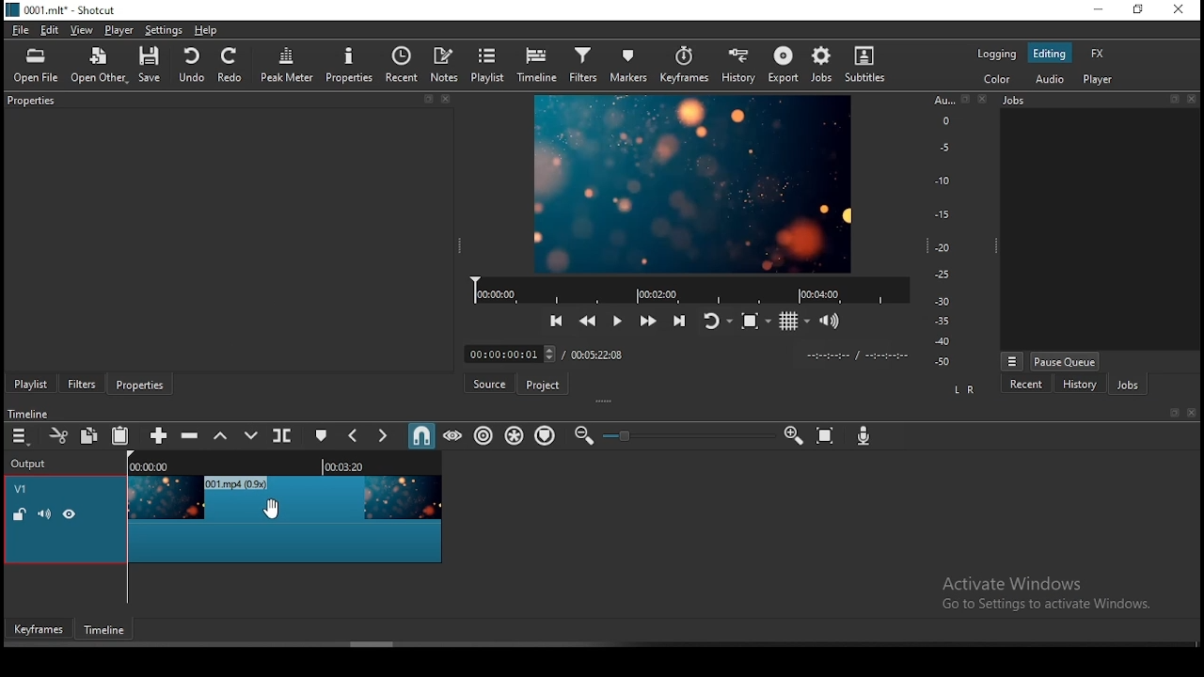  Describe the element at coordinates (61, 10) in the screenshot. I see `icon and file name` at that location.